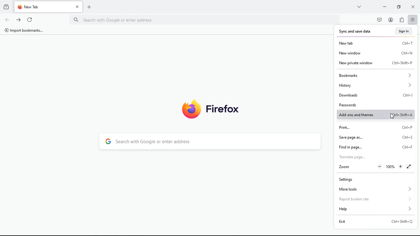  I want to click on new tab, so click(376, 43).